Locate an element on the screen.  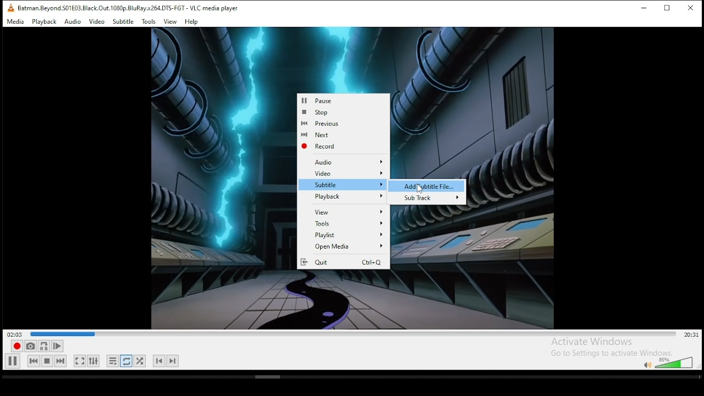
take a snapshot is located at coordinates (30, 346).